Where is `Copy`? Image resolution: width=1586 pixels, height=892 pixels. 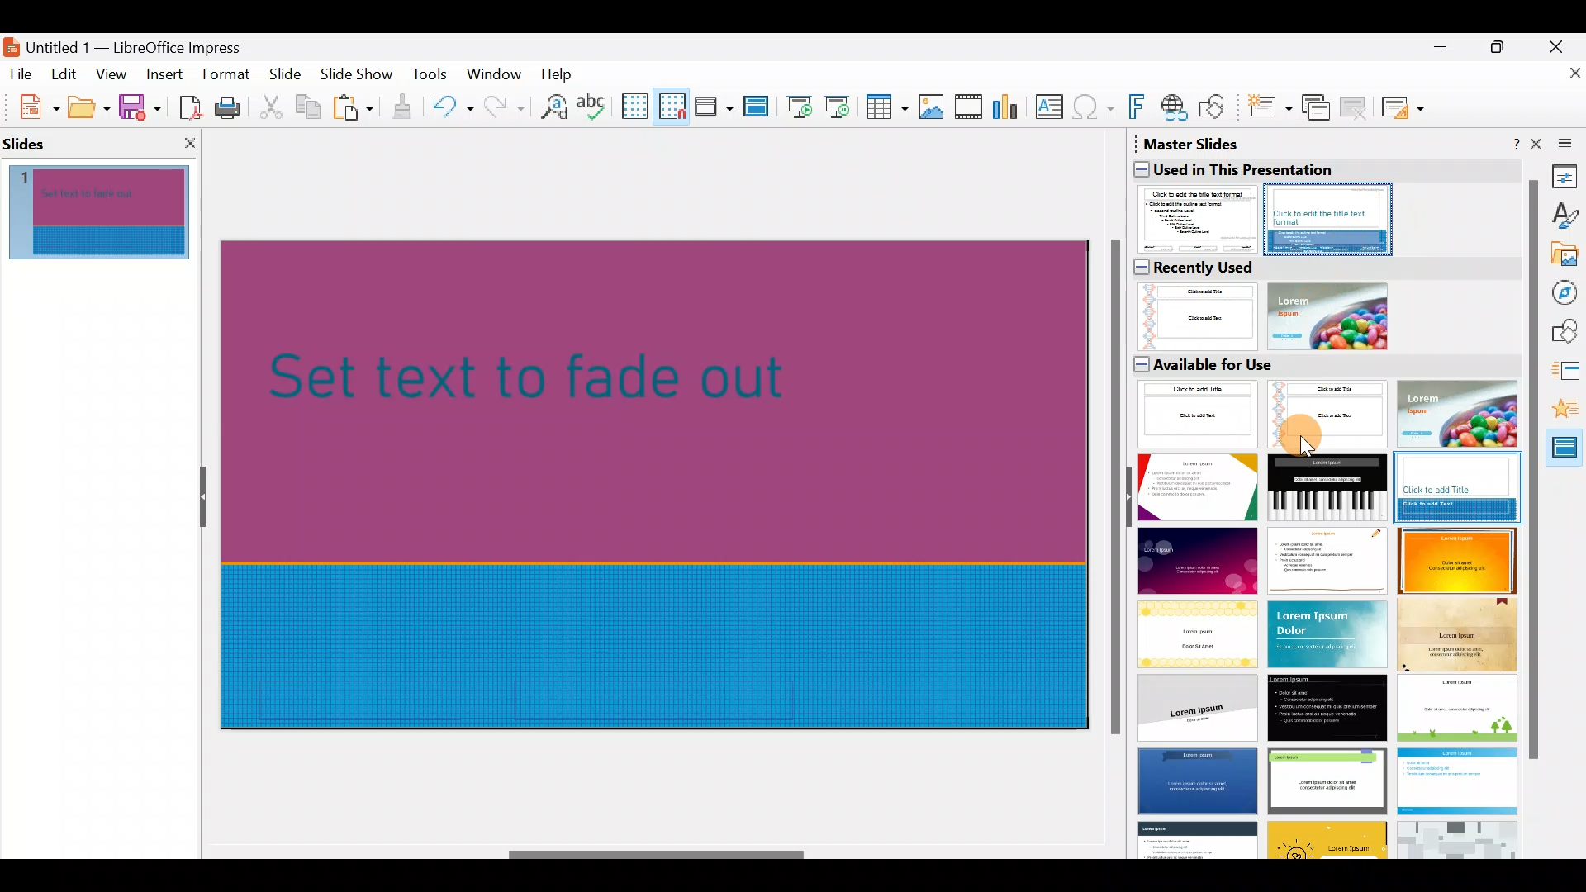 Copy is located at coordinates (306, 107).